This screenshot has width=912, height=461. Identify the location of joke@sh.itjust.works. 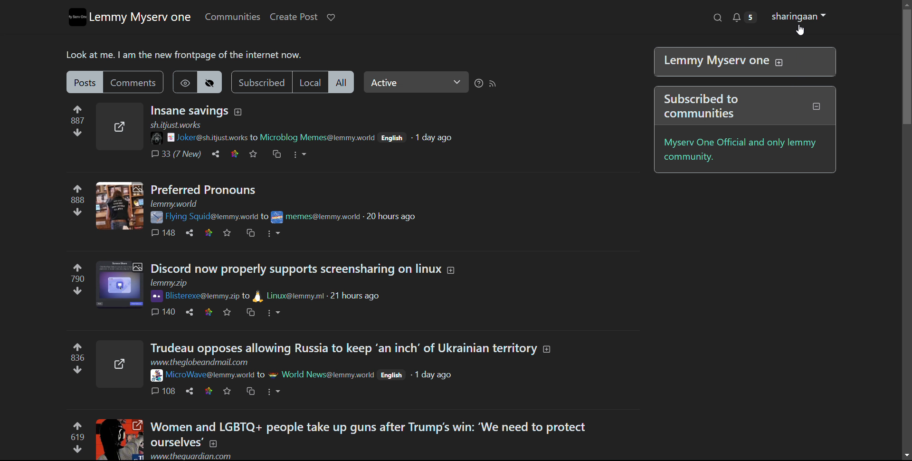
(198, 138).